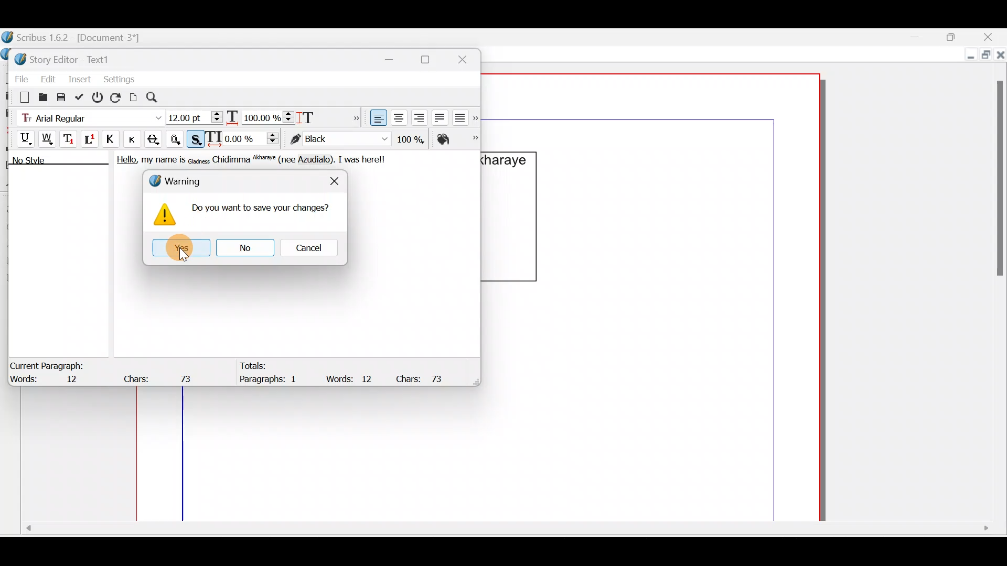 The image size is (1007, 566). Describe the element at coordinates (318, 160) in the screenshot. I see `Azudialo).` at that location.